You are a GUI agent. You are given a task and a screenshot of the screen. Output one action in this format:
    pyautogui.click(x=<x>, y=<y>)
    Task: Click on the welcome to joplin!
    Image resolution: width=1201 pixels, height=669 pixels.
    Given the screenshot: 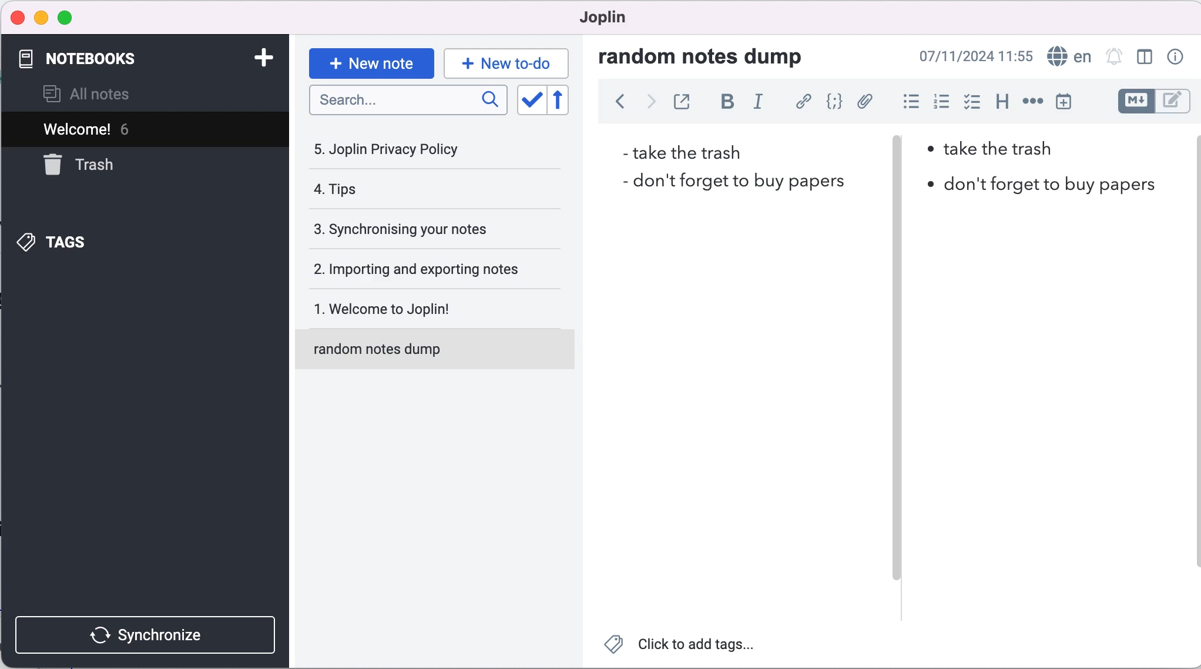 What is the action you would take?
    pyautogui.click(x=424, y=311)
    